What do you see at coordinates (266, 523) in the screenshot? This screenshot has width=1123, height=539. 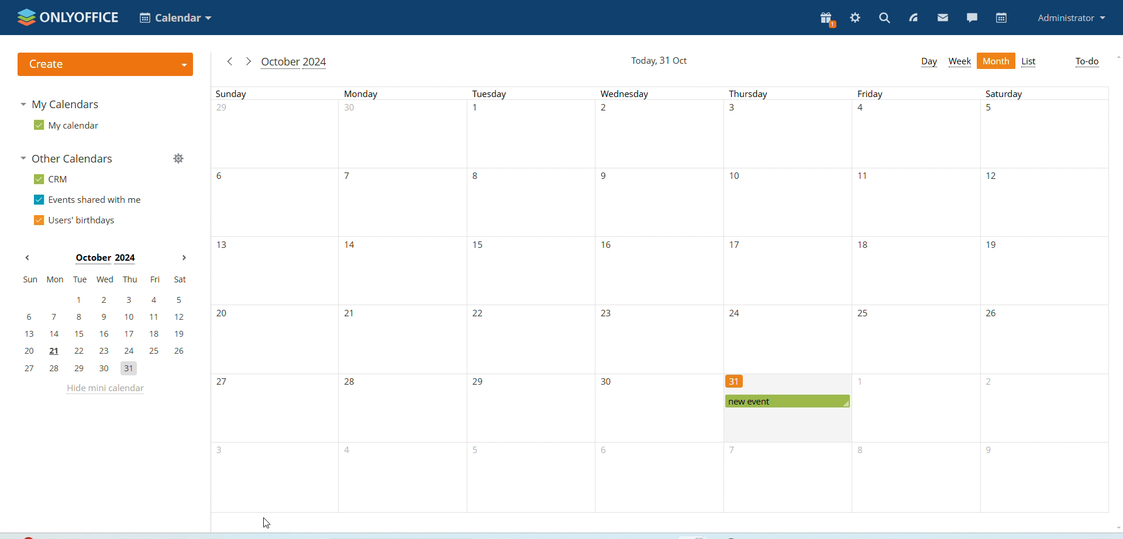 I see `cursor` at bounding box center [266, 523].